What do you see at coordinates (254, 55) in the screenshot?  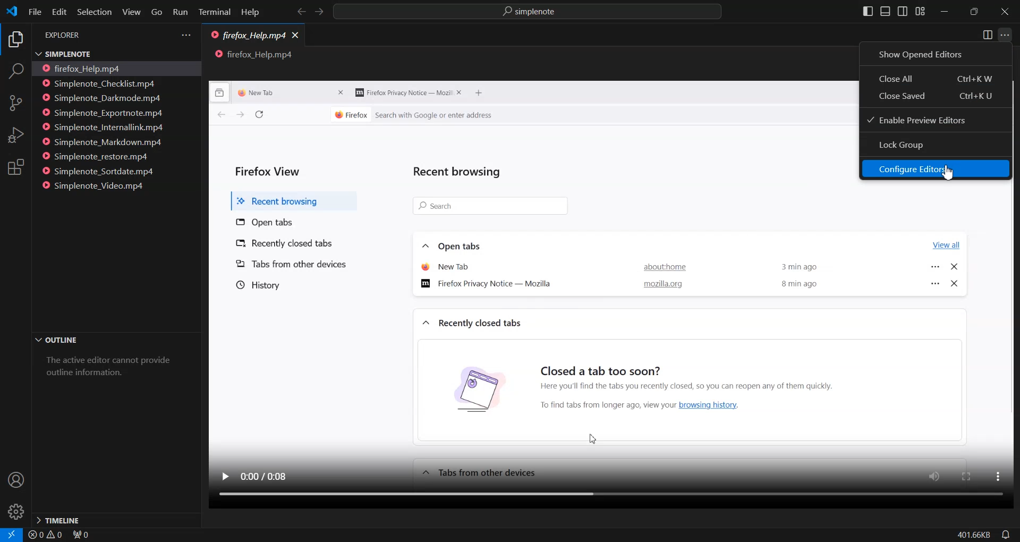 I see `firefox_Help.mp4` at bounding box center [254, 55].